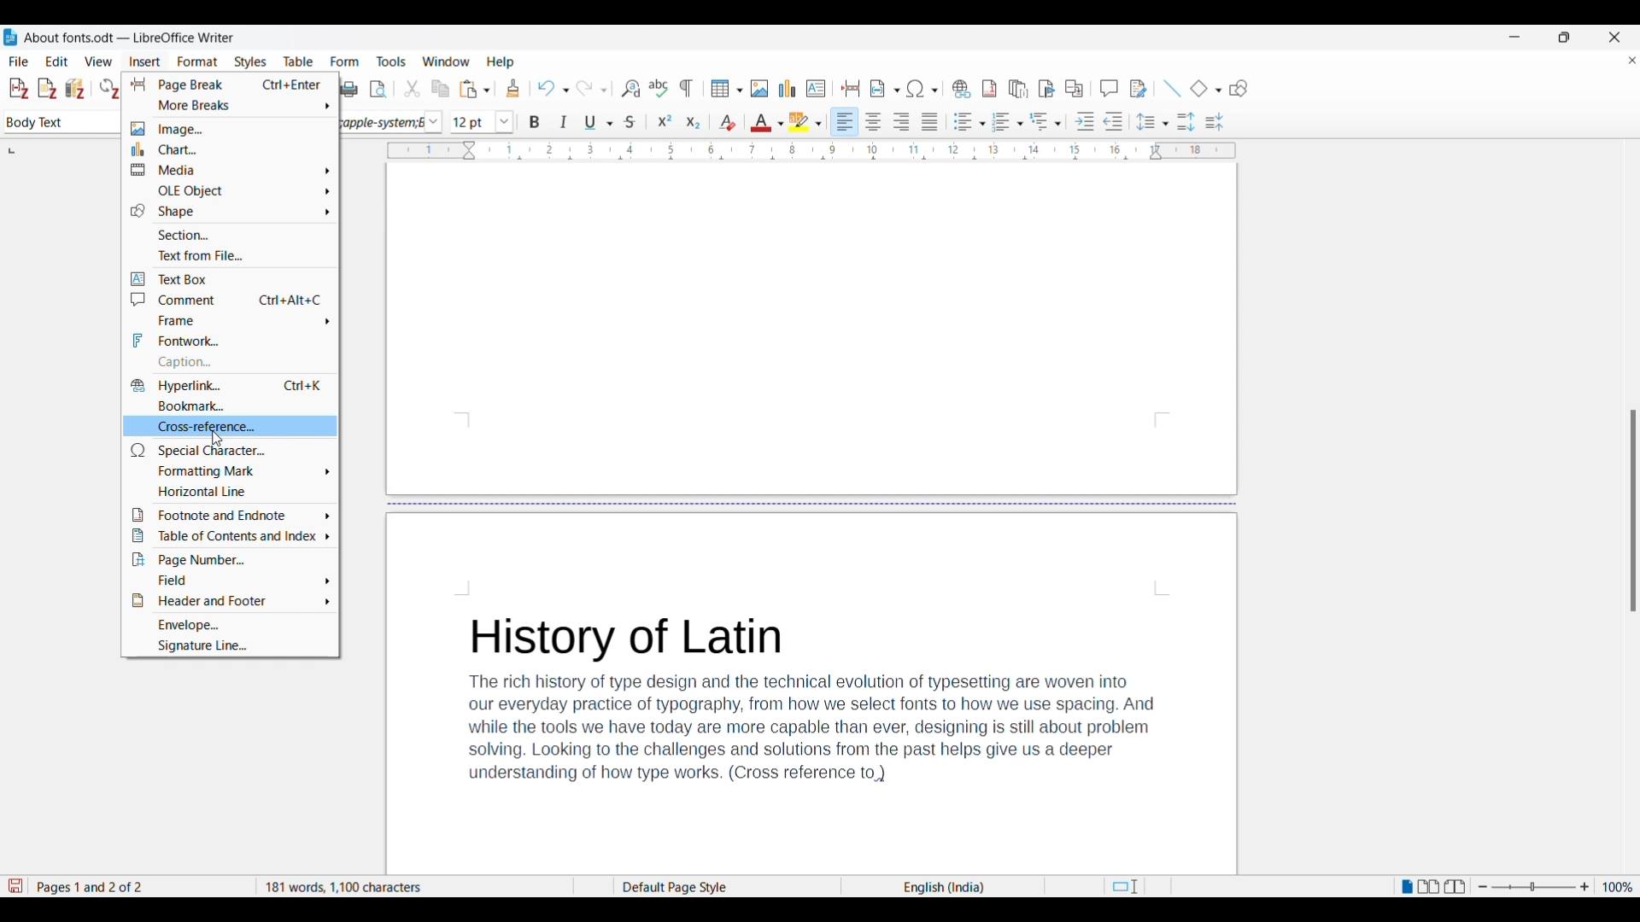 The image size is (1640, 922). What do you see at coordinates (1124, 888) in the screenshot?
I see `Standard selection` at bounding box center [1124, 888].